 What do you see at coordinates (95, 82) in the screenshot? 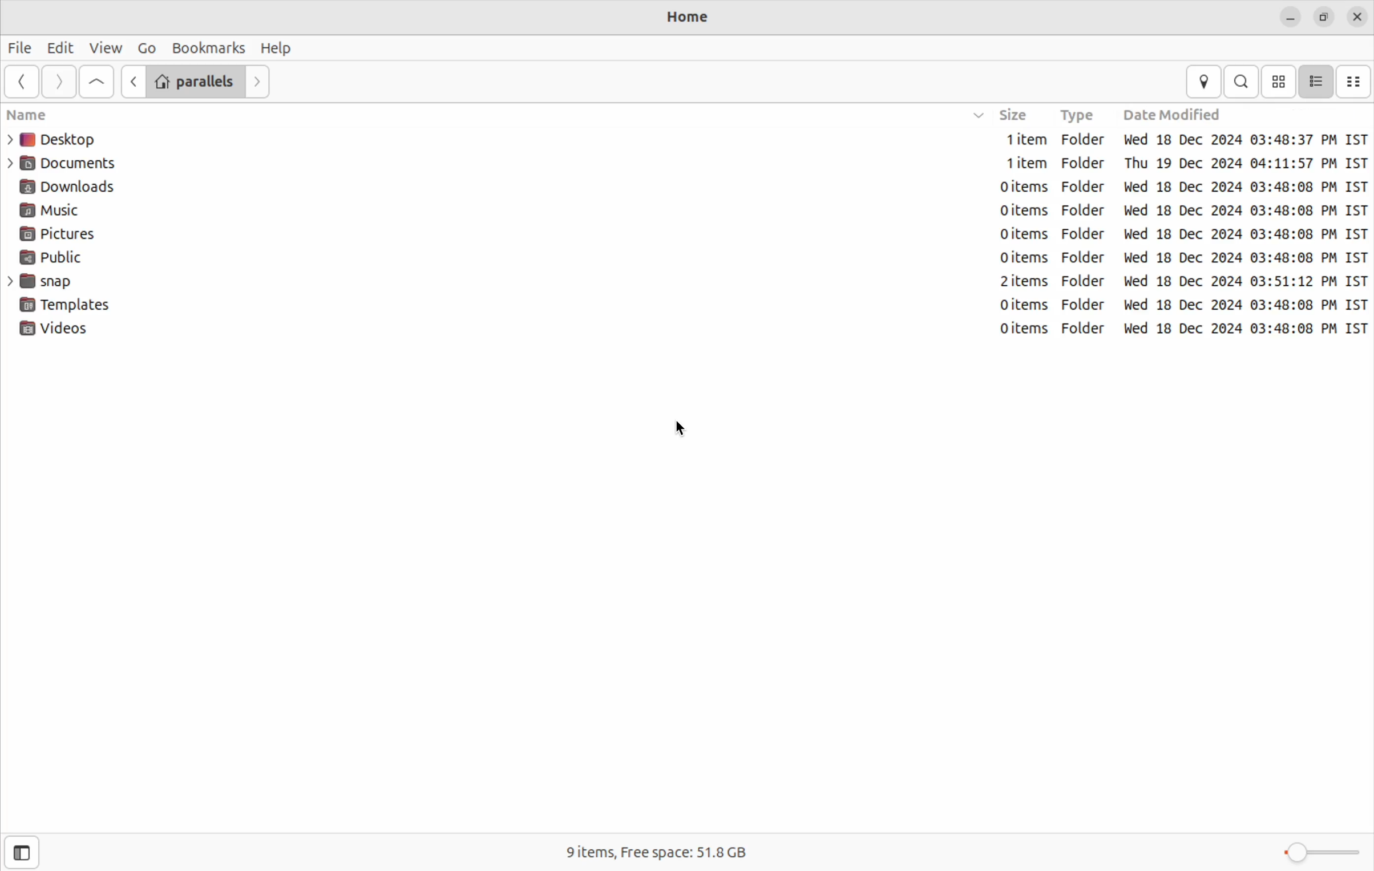
I see `Go first` at bounding box center [95, 82].